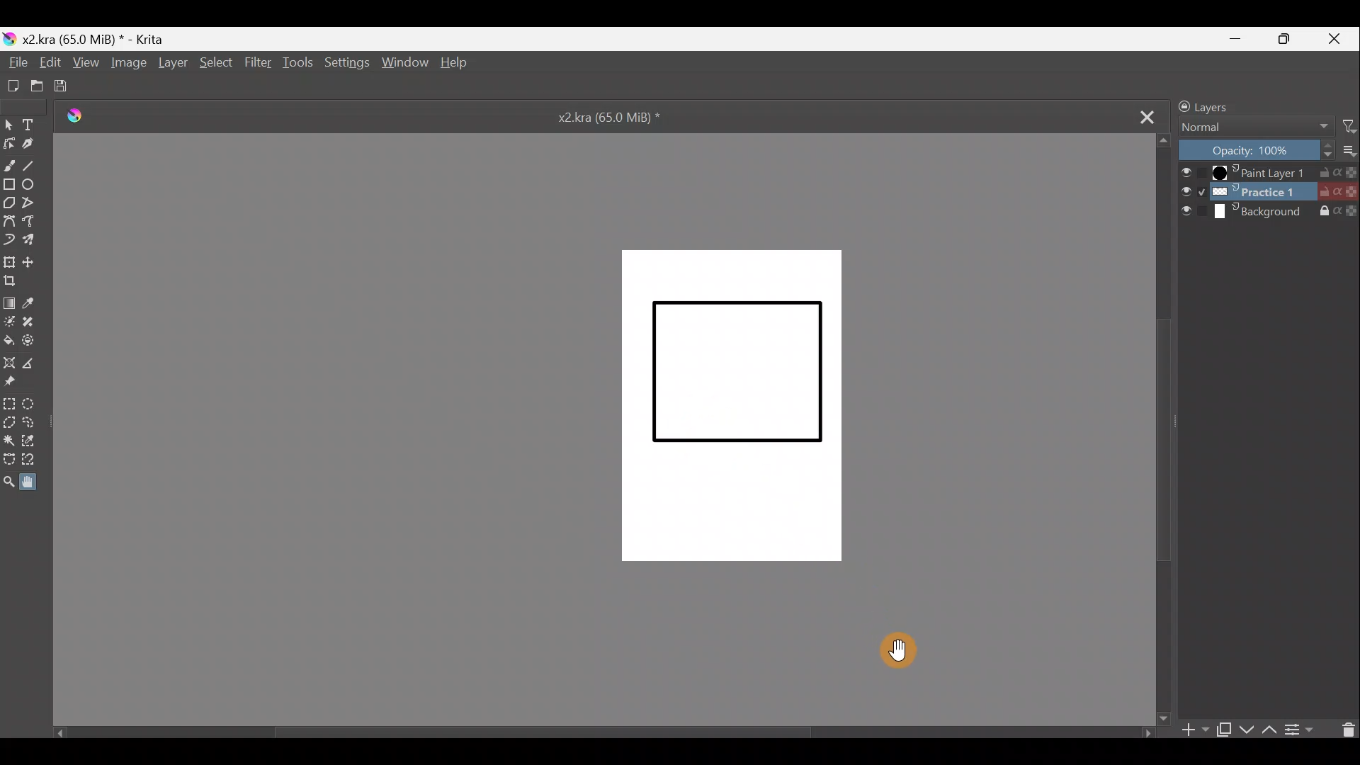  I want to click on Scroll bar, so click(601, 735).